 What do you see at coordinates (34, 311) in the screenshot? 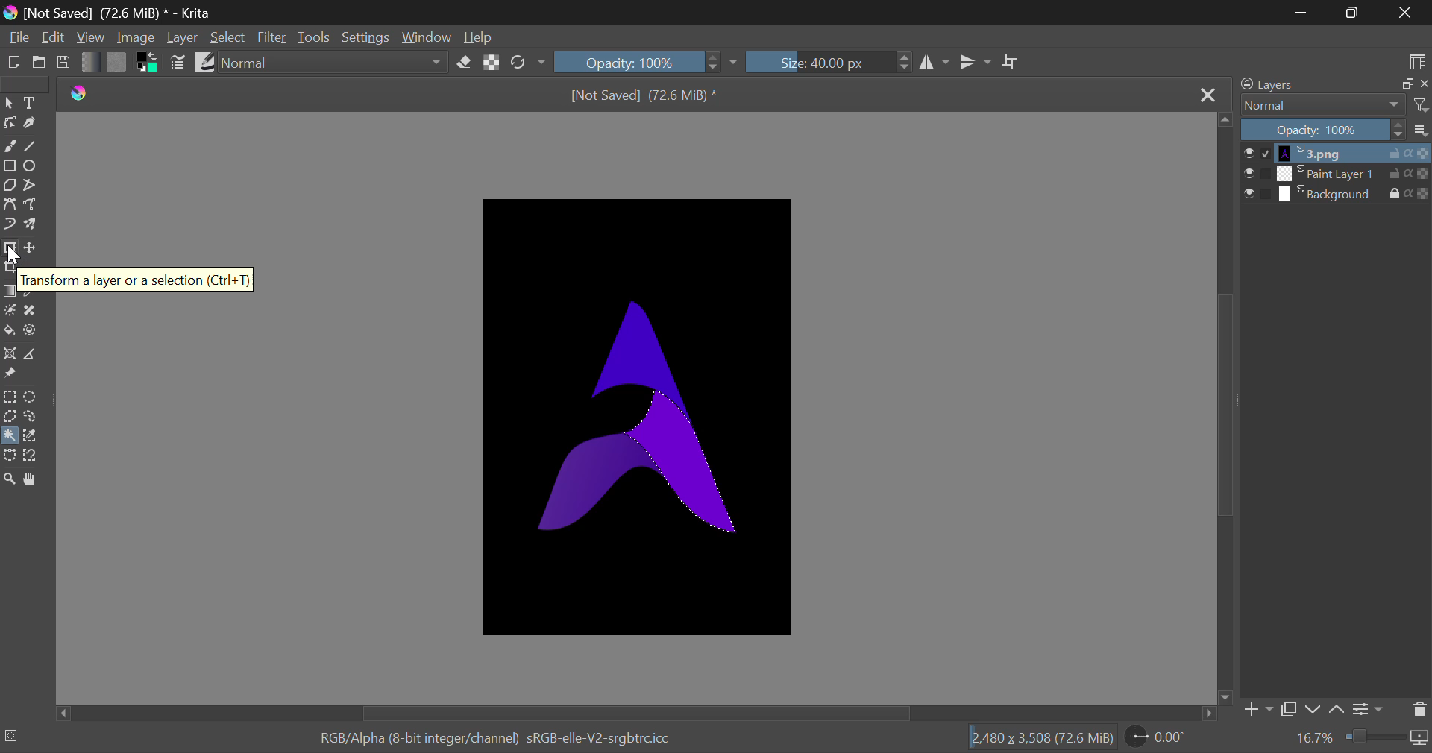
I see `Smart Patch Tool` at bounding box center [34, 311].